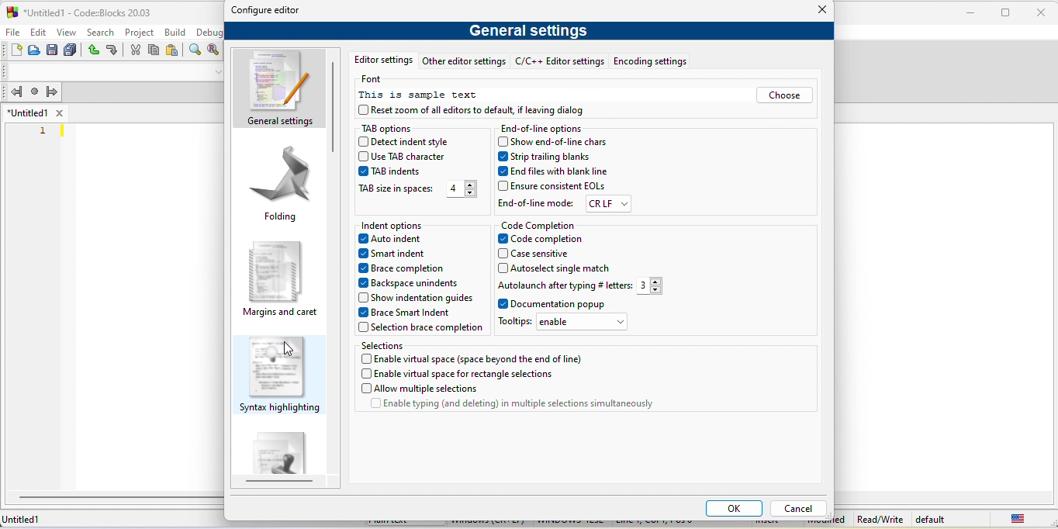  Describe the element at coordinates (974, 12) in the screenshot. I see `minimize` at that location.